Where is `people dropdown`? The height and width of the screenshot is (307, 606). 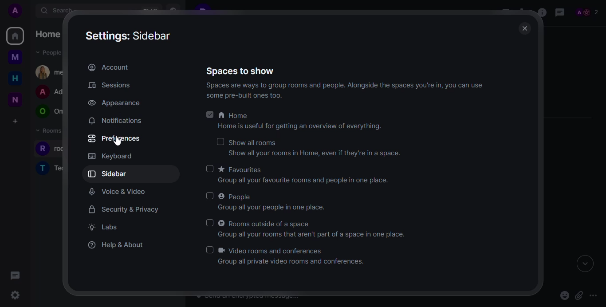
people dropdown is located at coordinates (50, 53).